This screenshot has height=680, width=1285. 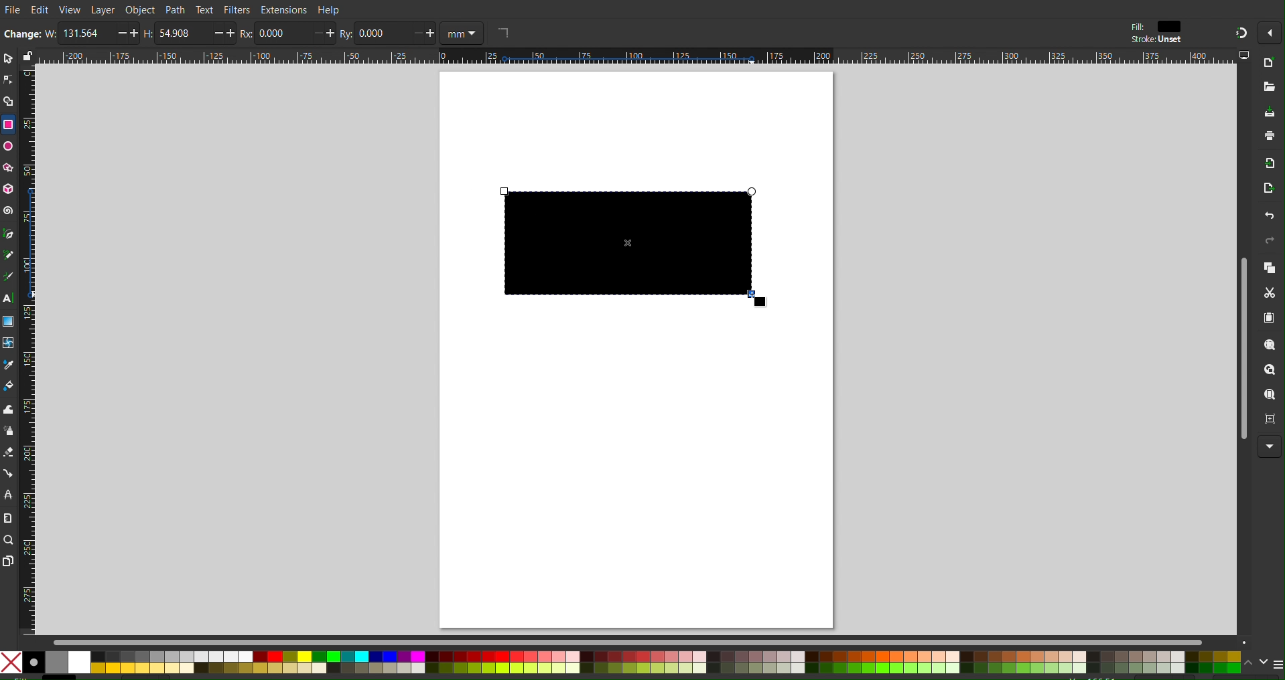 I want to click on Color Options, so click(x=622, y=663).